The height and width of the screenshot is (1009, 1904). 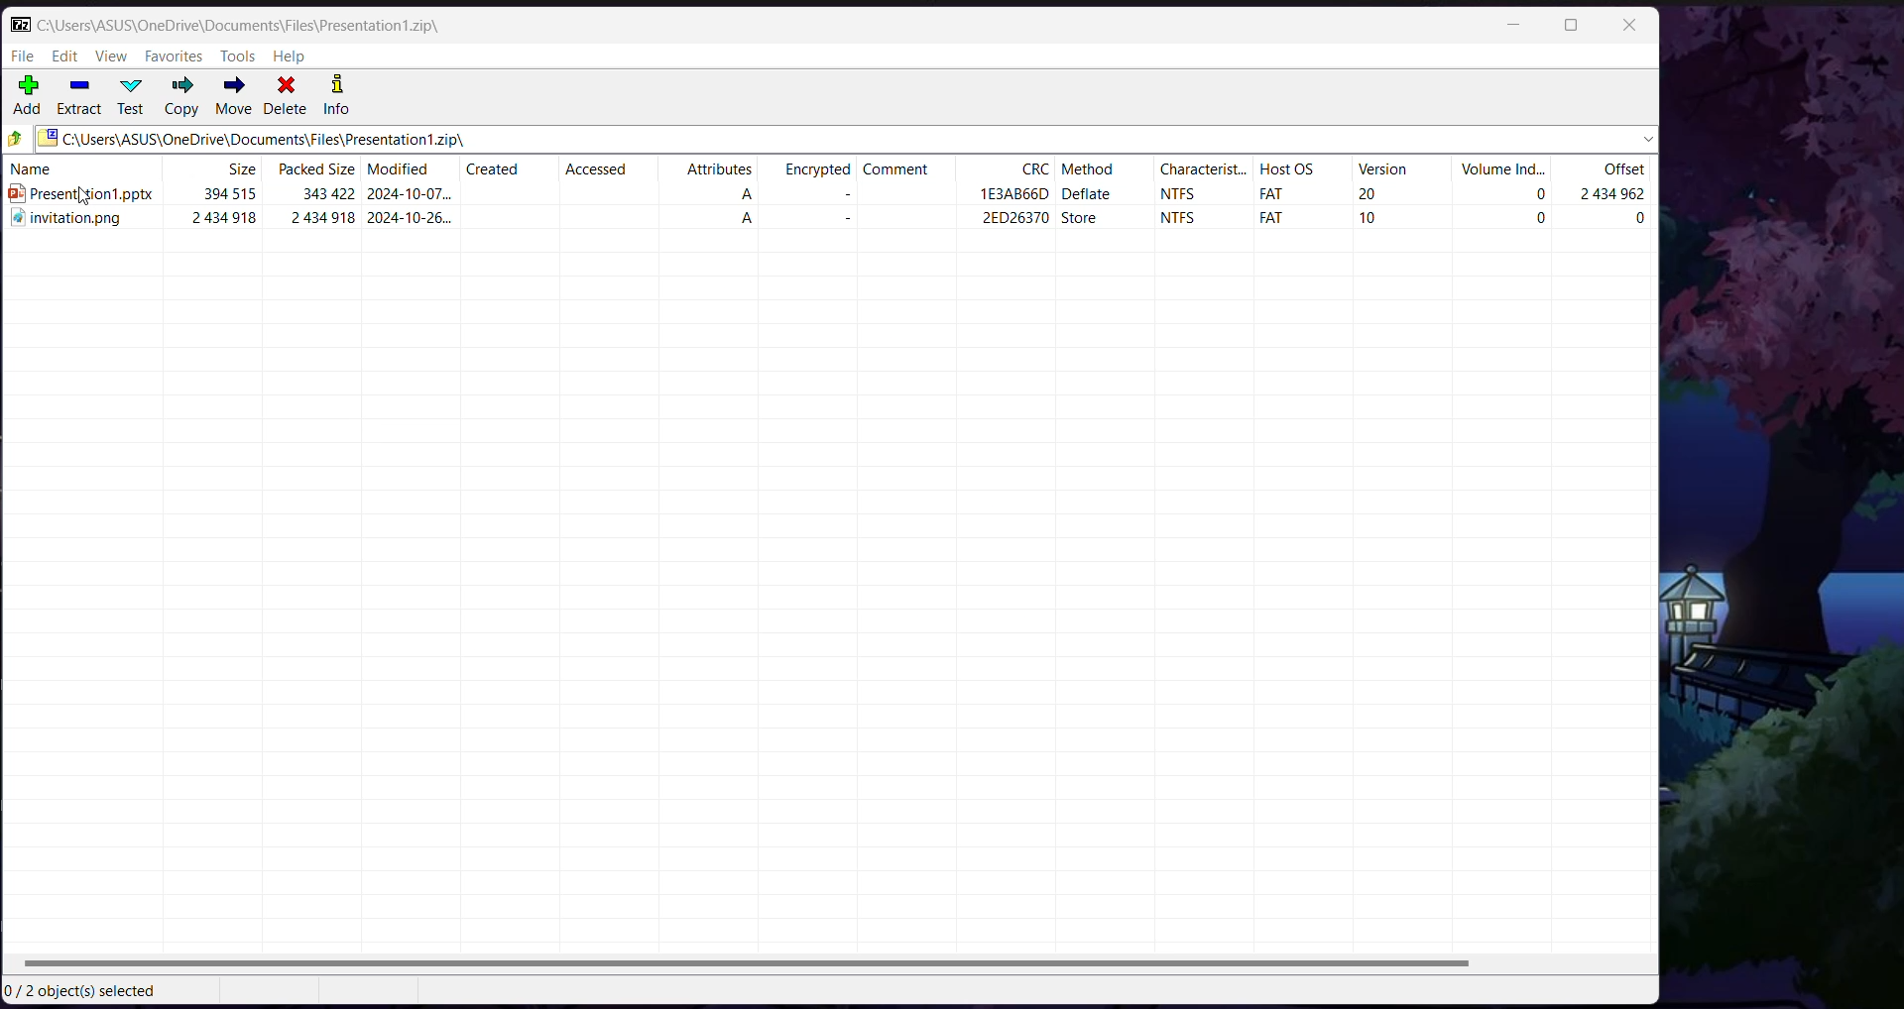 What do you see at coordinates (719, 172) in the screenshot?
I see `Attributes` at bounding box center [719, 172].